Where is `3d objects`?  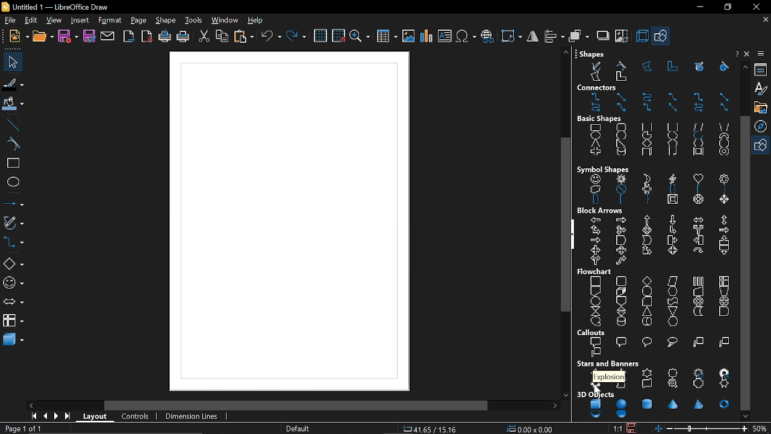
3d objects is located at coordinates (654, 406).